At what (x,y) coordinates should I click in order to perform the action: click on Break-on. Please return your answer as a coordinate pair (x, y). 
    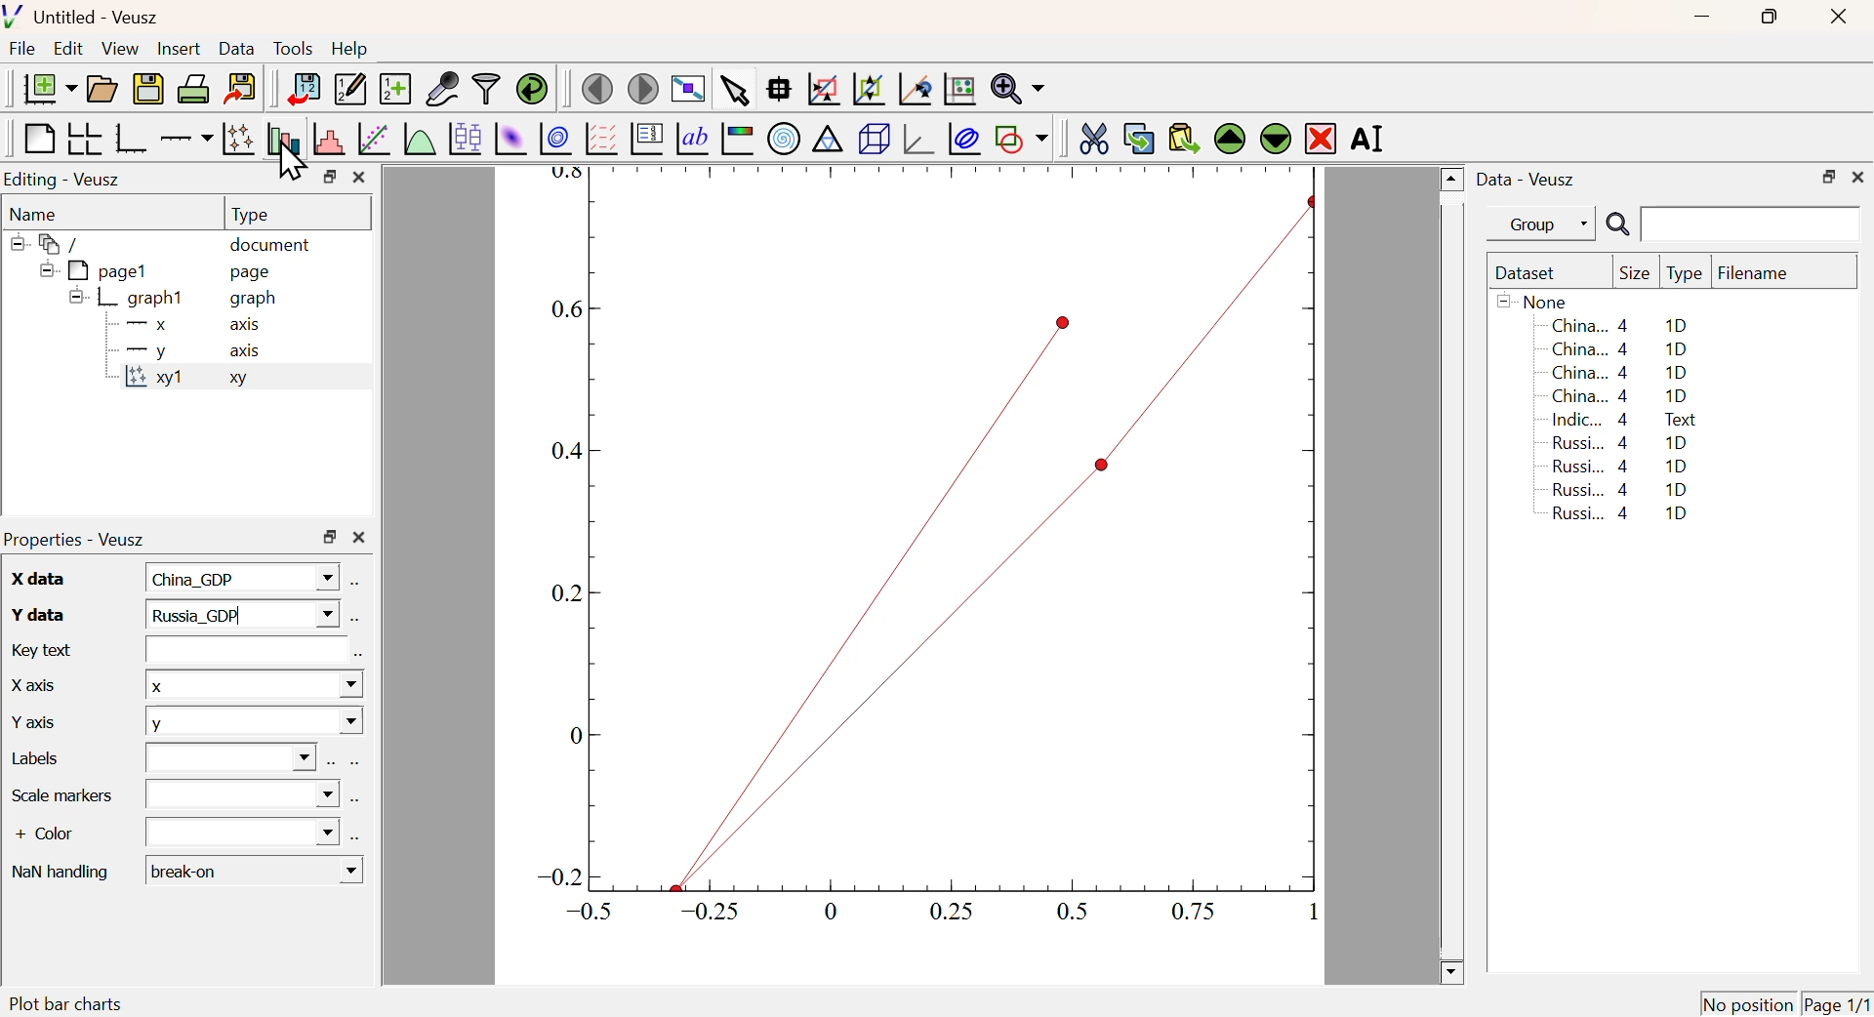
    Looking at the image, I should click on (255, 871).